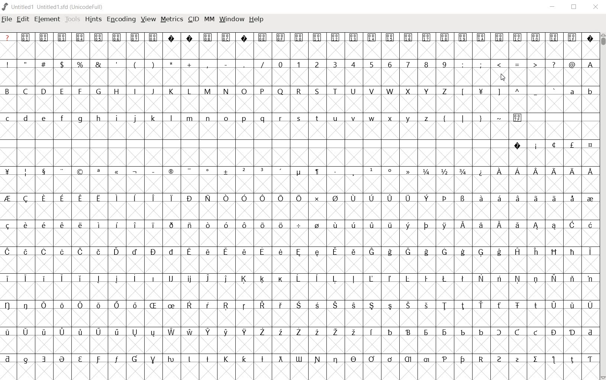  What do you see at coordinates (552, 7) in the screenshot?
I see `minimize` at bounding box center [552, 7].